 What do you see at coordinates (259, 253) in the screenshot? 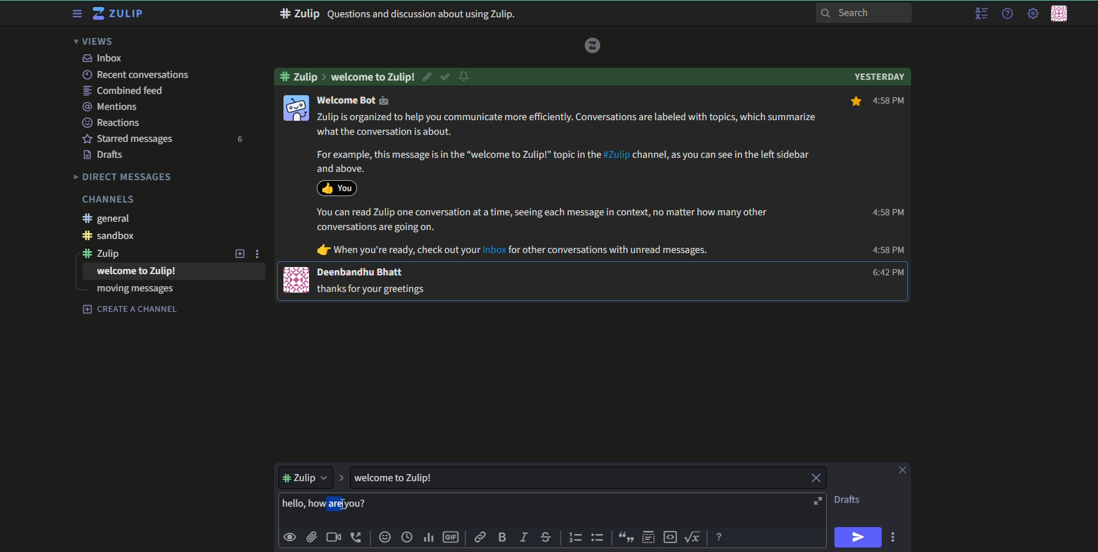
I see `options` at bounding box center [259, 253].